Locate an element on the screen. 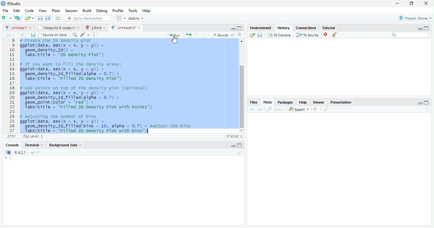 This screenshot has width=434, height=228. maximize is located at coordinates (240, 145).